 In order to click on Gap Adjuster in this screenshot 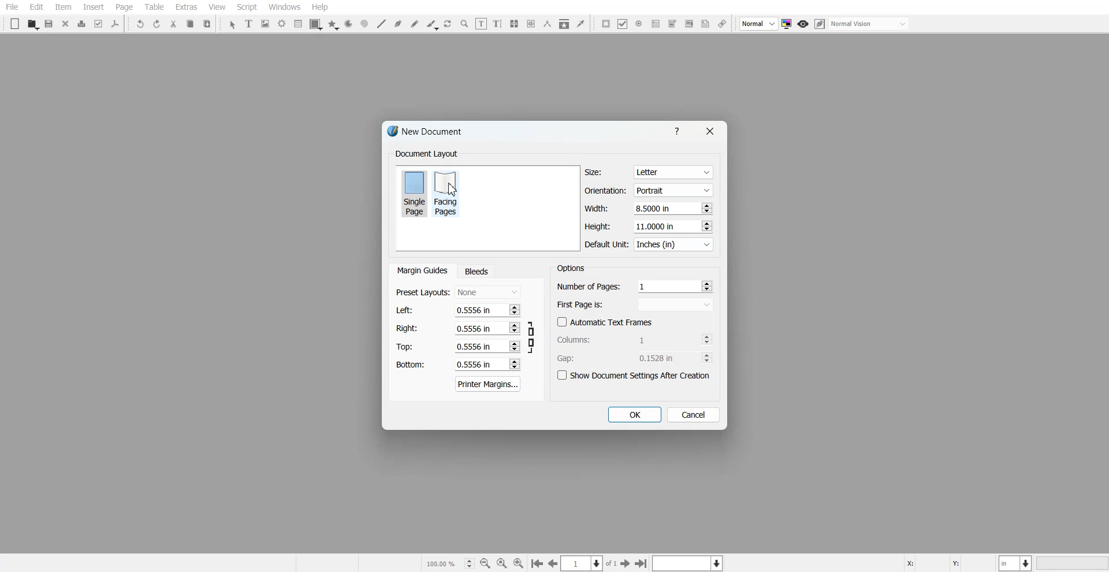, I will do `click(635, 358)`.